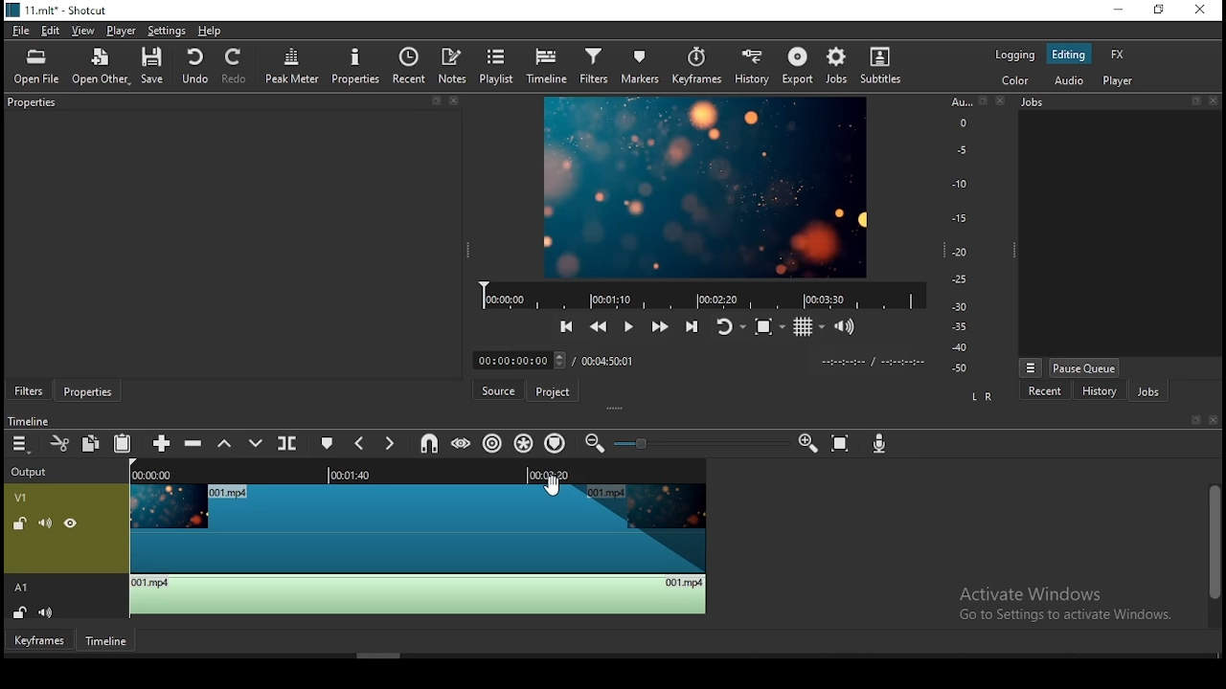  I want to click on redo, so click(236, 67).